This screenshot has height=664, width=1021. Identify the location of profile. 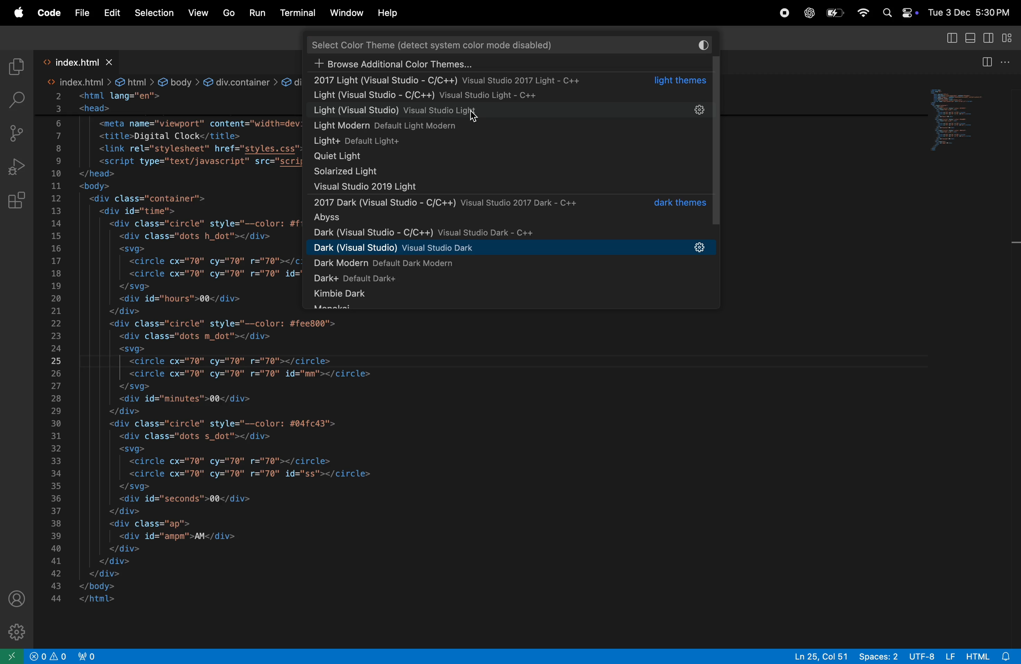
(15, 598).